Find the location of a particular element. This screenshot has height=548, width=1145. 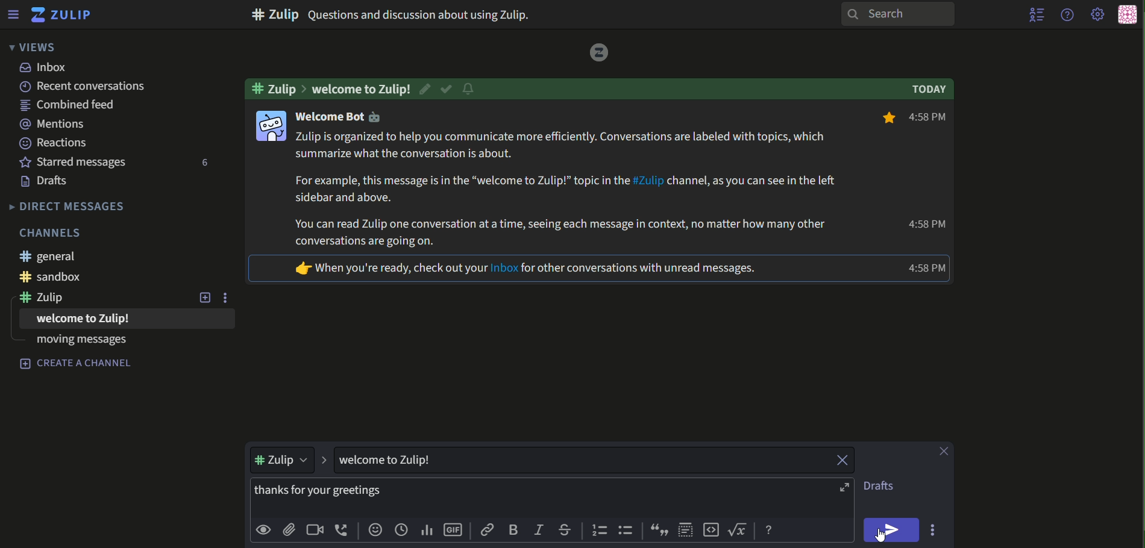

new is located at coordinates (205, 298).